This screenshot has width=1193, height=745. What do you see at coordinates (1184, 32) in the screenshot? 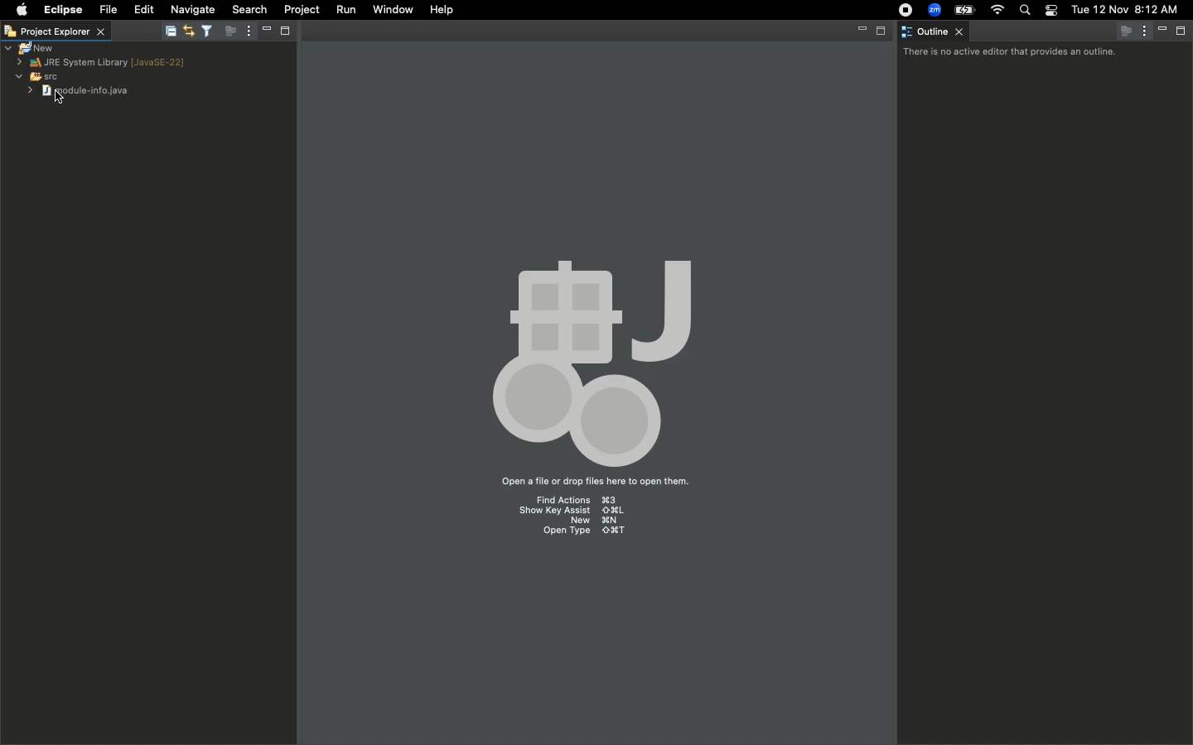
I see `Maximize` at bounding box center [1184, 32].